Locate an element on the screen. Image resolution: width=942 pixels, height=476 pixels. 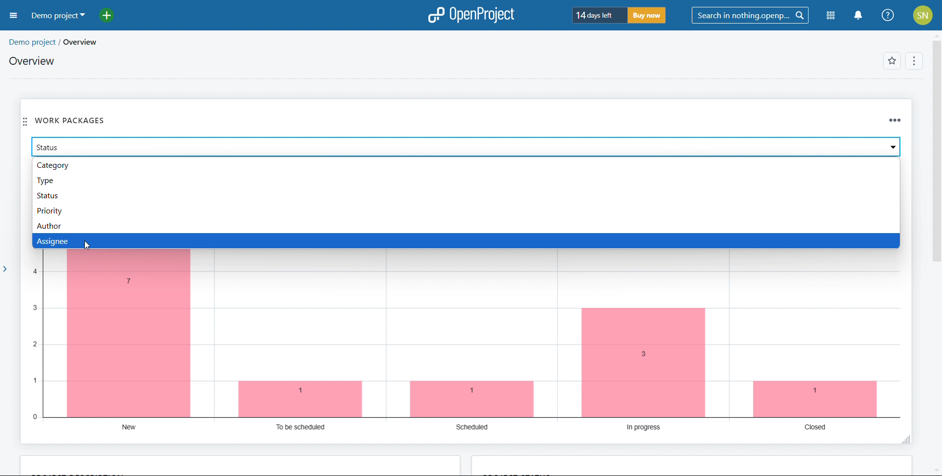
work packages is located at coordinates (71, 119).